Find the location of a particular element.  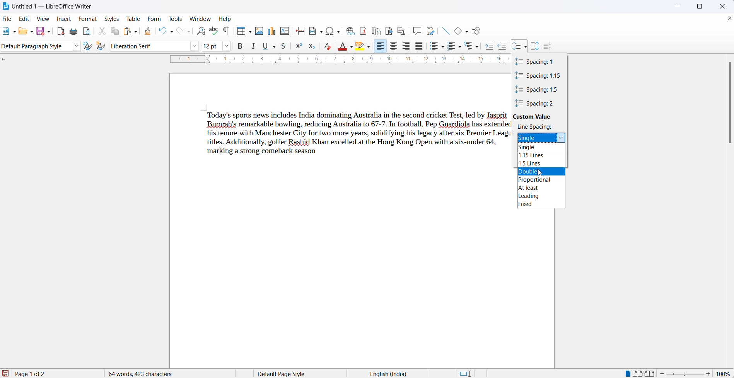

toggle ordered list is located at coordinates (450, 45).